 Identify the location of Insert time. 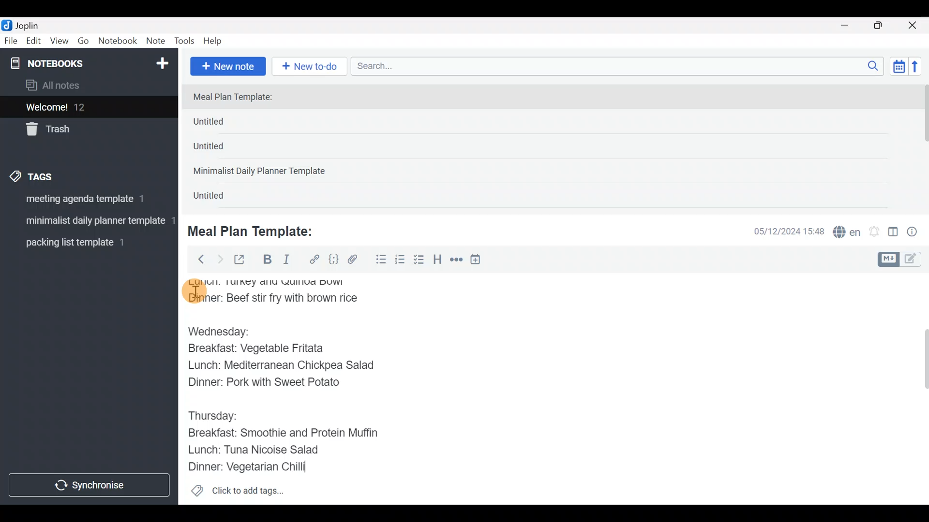
(480, 261).